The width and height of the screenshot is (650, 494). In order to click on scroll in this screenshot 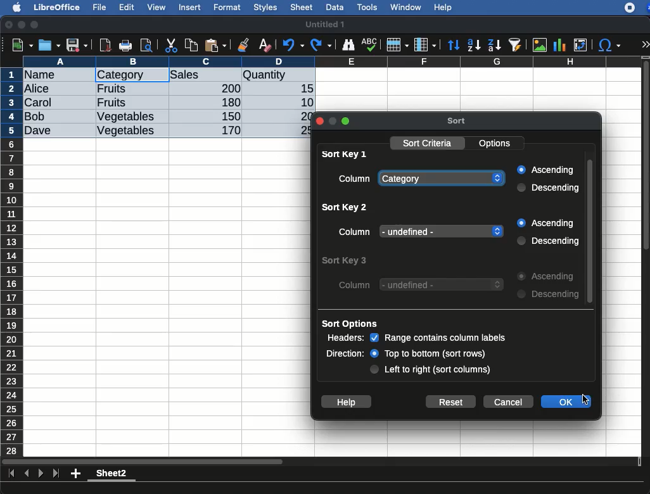, I will do `click(647, 256)`.